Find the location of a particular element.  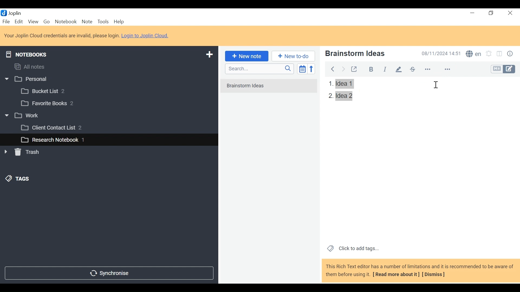

Notebook is located at coordinates (66, 21).